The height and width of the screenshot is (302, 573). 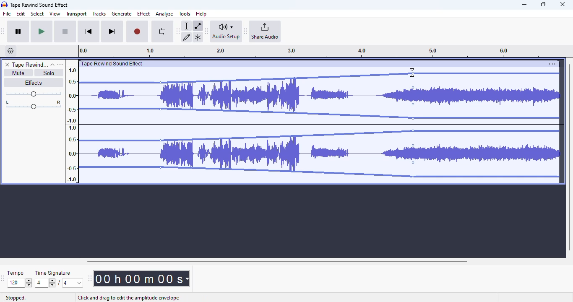 What do you see at coordinates (55, 14) in the screenshot?
I see `view` at bounding box center [55, 14].